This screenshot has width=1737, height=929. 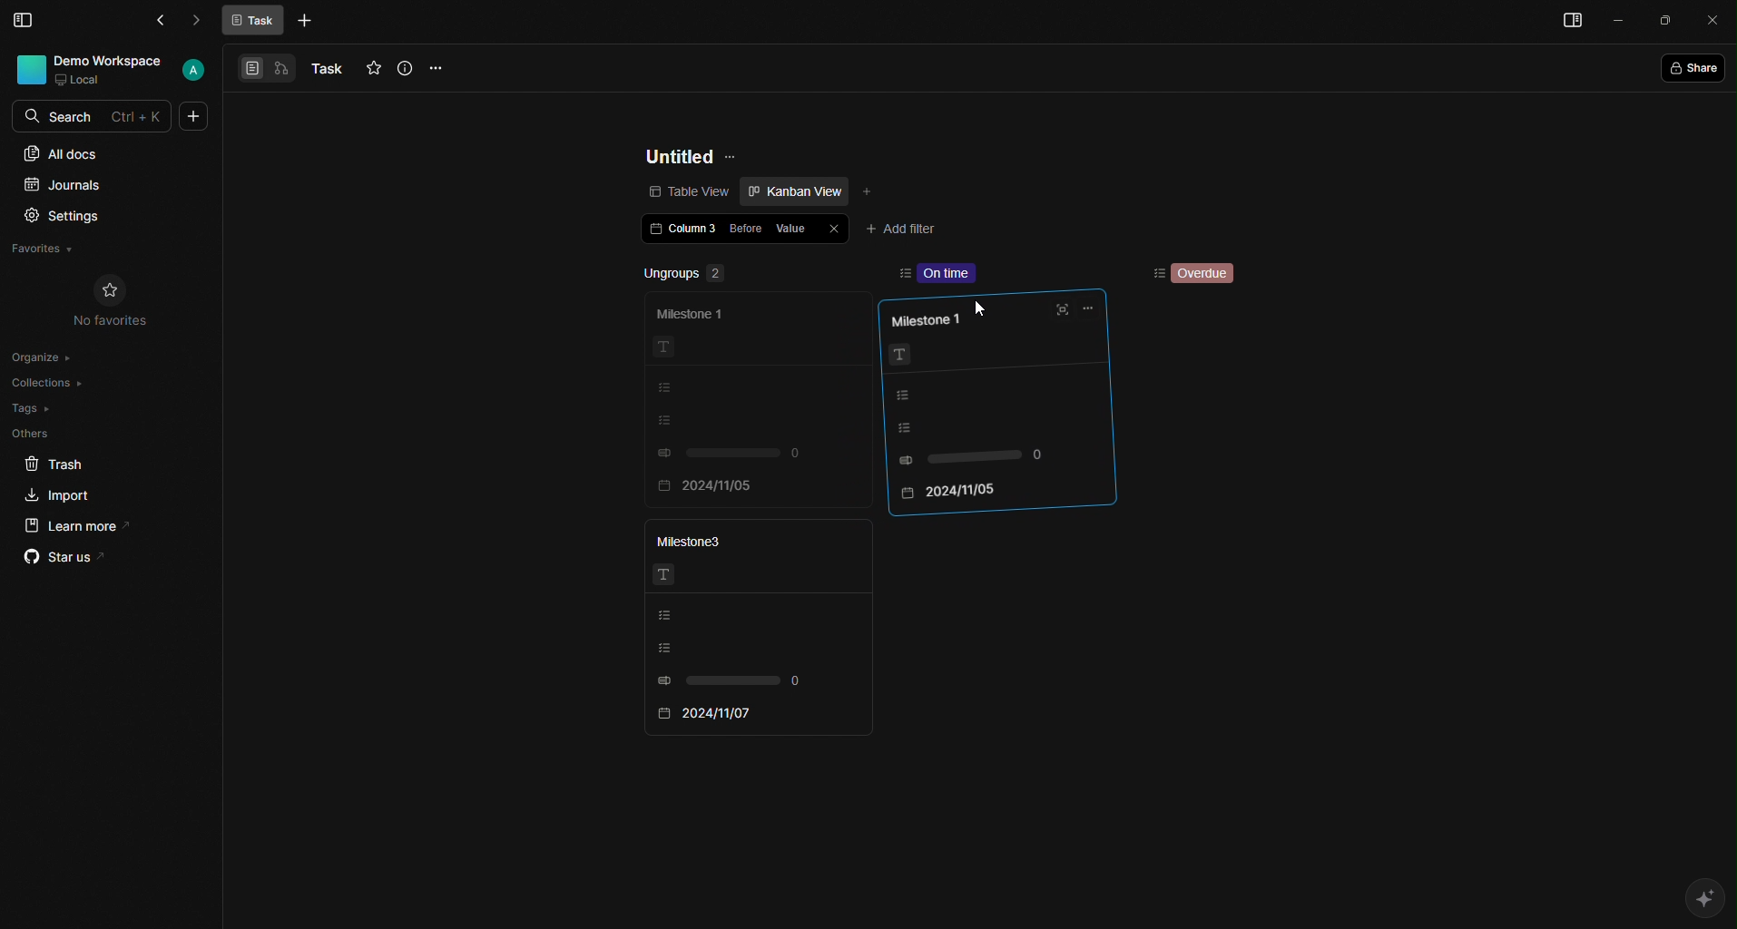 What do you see at coordinates (1621, 18) in the screenshot?
I see `Minimize` at bounding box center [1621, 18].